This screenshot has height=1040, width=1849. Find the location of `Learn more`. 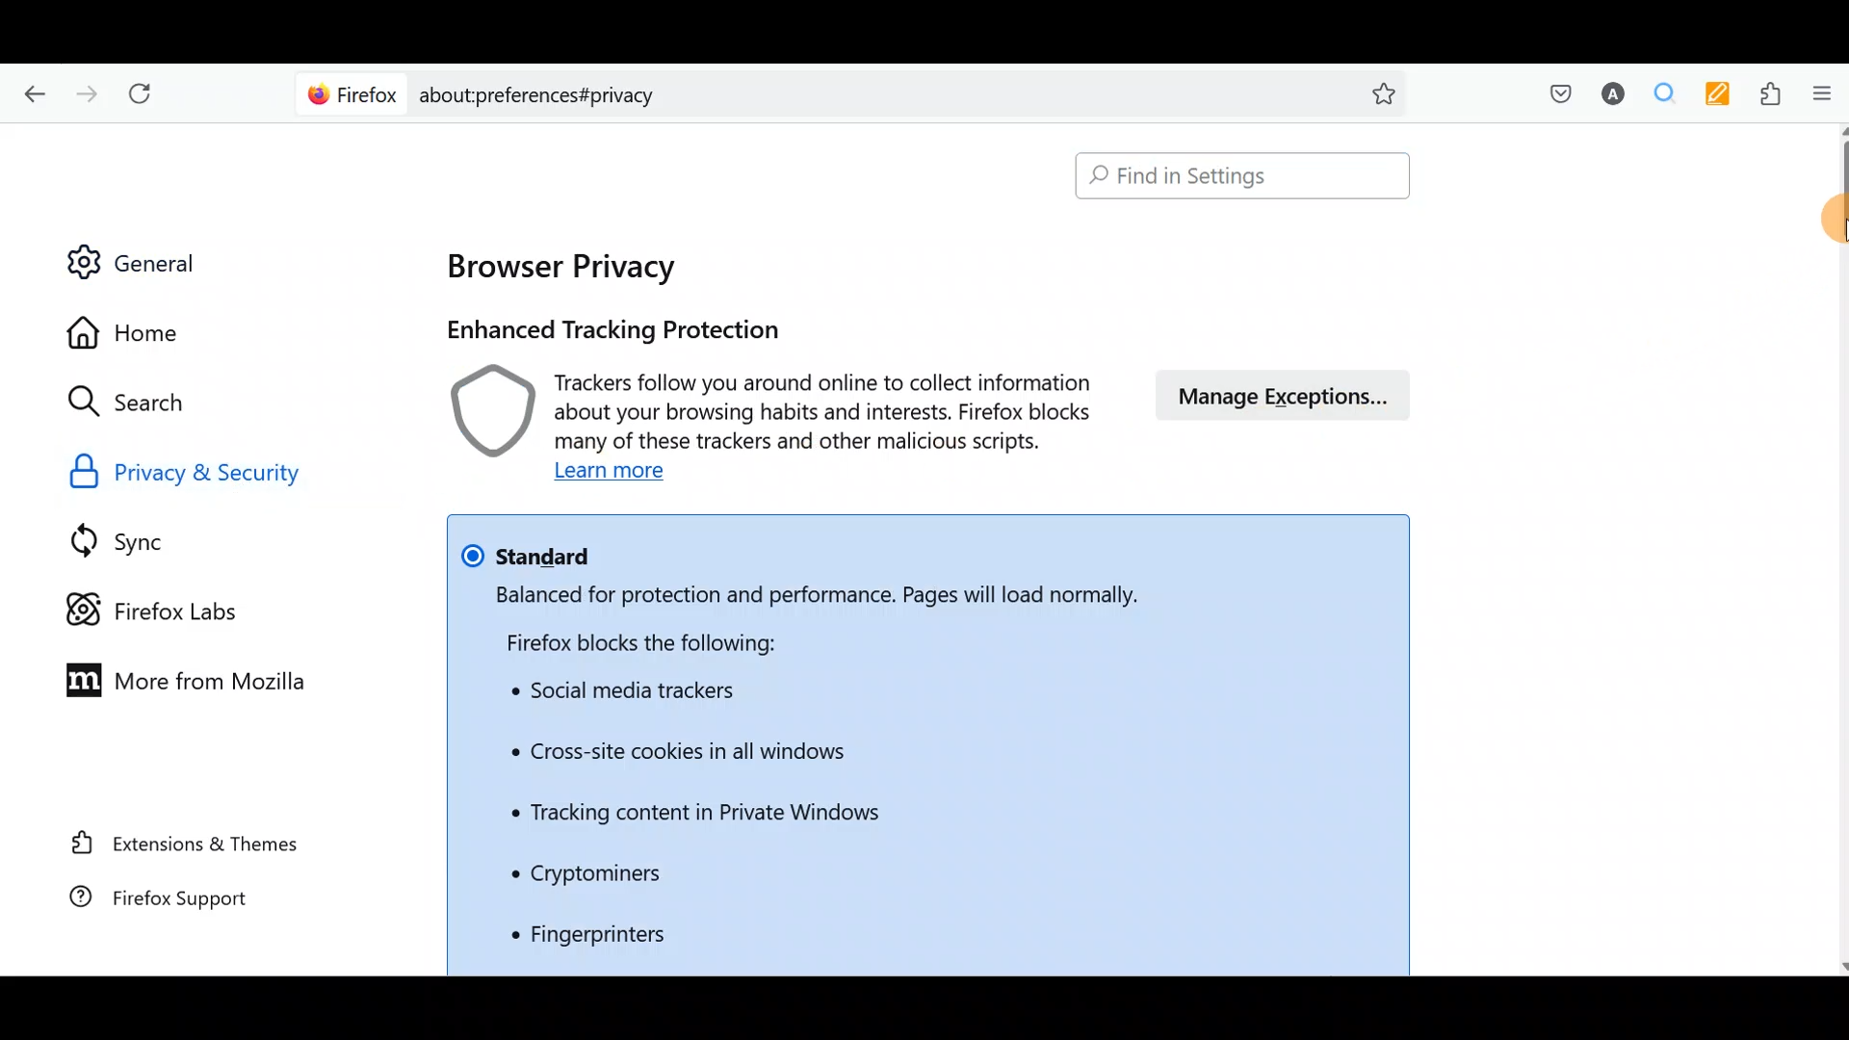

Learn more is located at coordinates (773, 429).